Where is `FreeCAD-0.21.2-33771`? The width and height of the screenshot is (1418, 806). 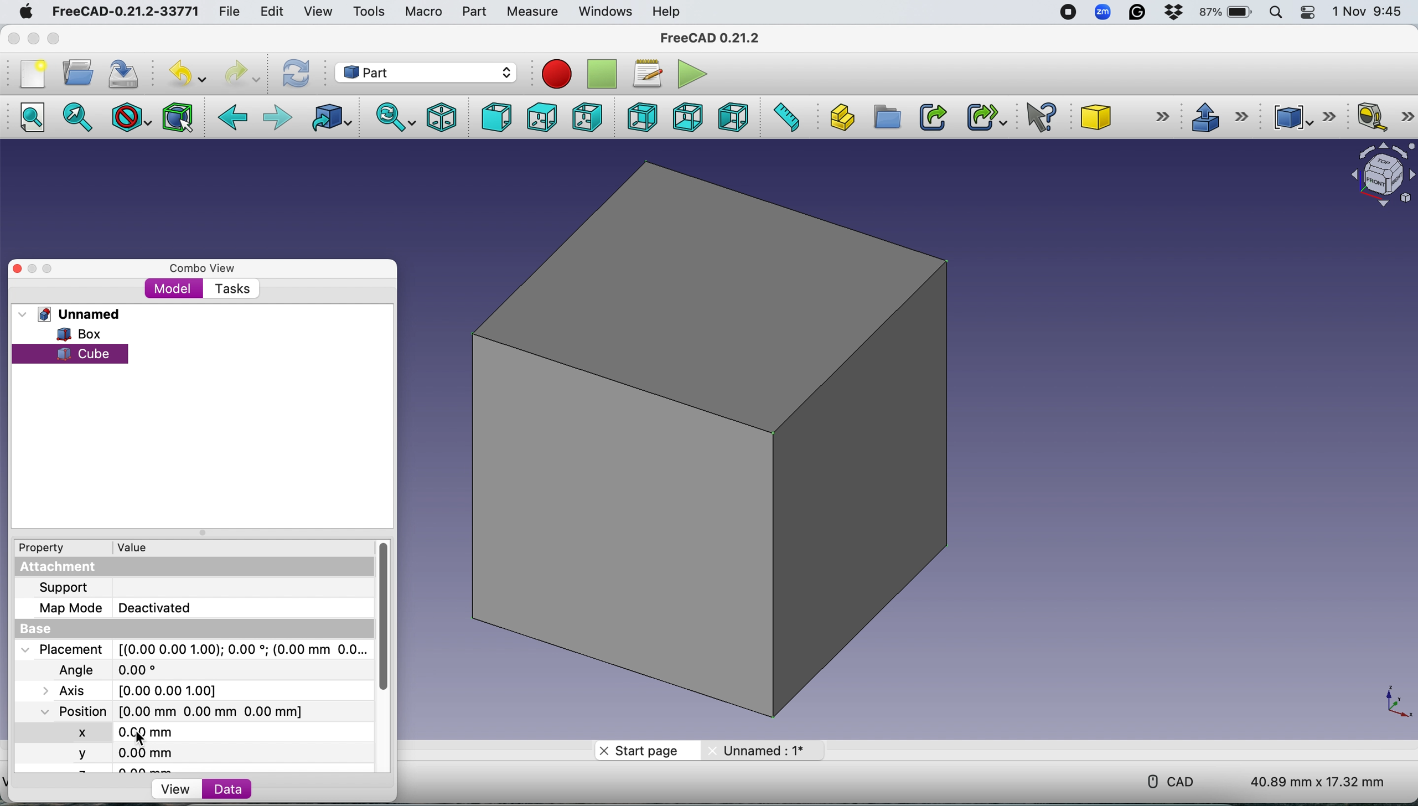
FreeCAD-0.21.2-33771 is located at coordinates (125, 12).